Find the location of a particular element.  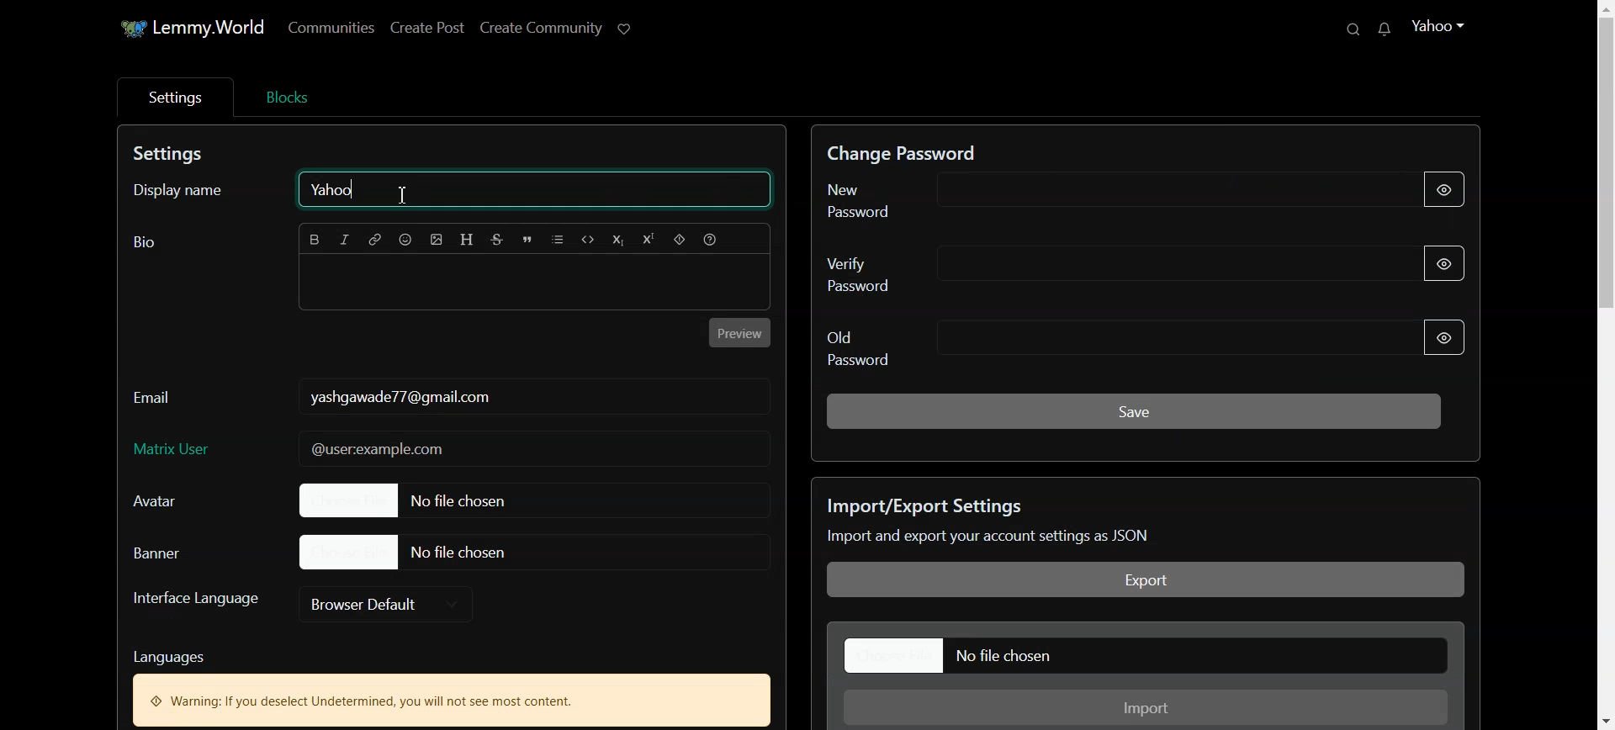

Email is located at coordinates (155, 393).